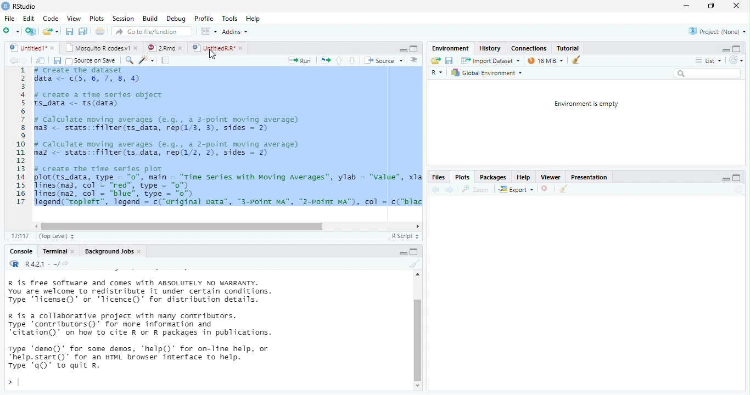  What do you see at coordinates (450, 61) in the screenshot?
I see `save current document` at bounding box center [450, 61].